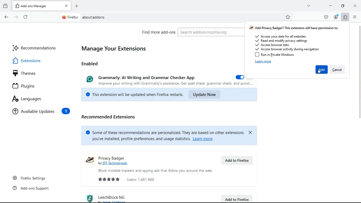  Describe the element at coordinates (138, 139) in the screenshot. I see `you've installed, profile preferences, and usage statistics. |` at that location.